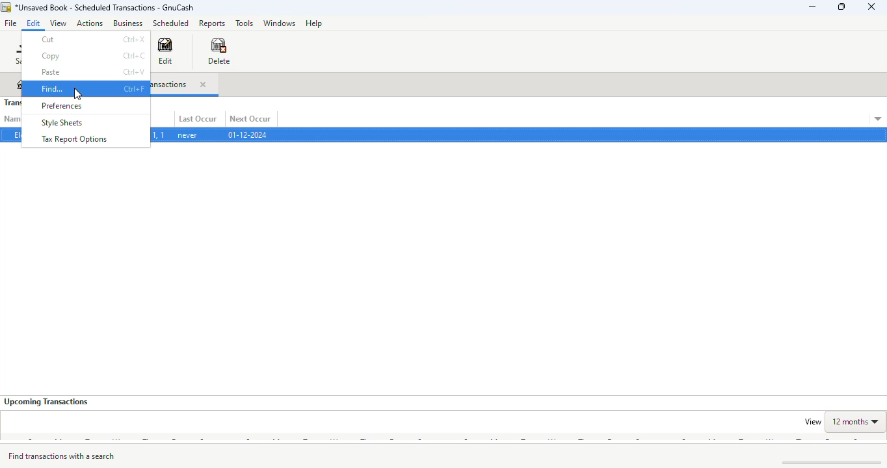  What do you see at coordinates (34, 23) in the screenshot?
I see `edit` at bounding box center [34, 23].